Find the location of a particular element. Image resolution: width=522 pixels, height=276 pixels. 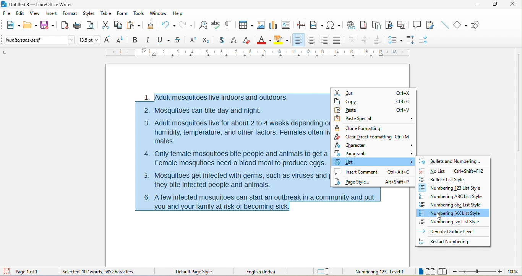

numbering abc list style is located at coordinates (456, 205).